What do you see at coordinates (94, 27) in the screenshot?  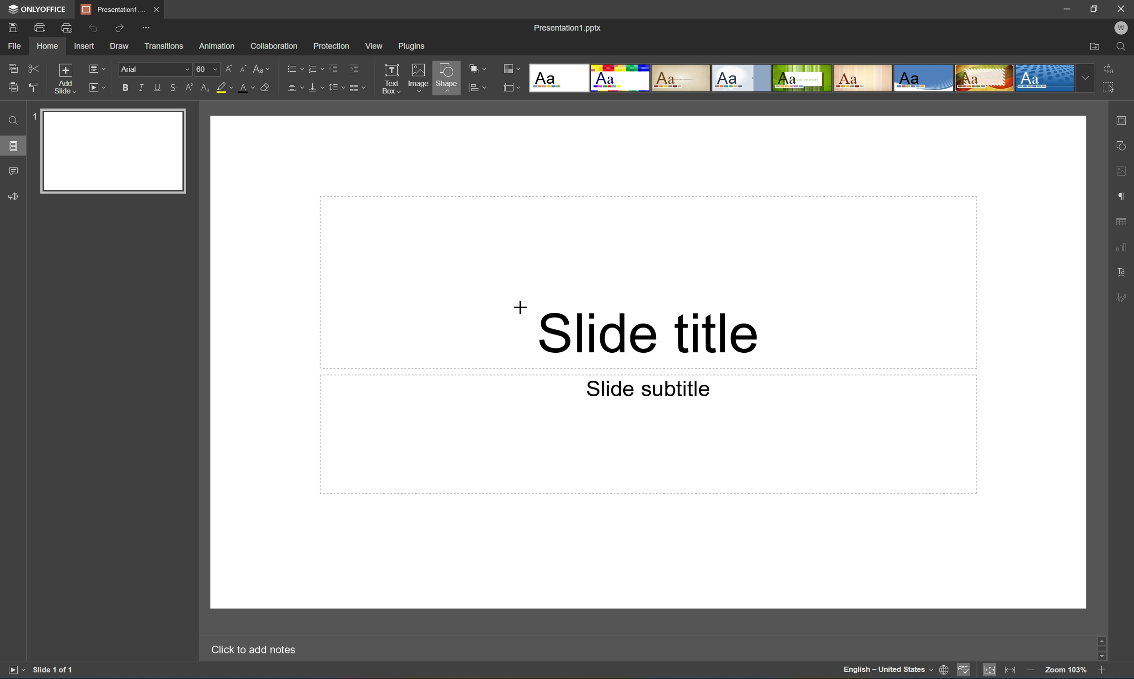 I see `Undo` at bounding box center [94, 27].